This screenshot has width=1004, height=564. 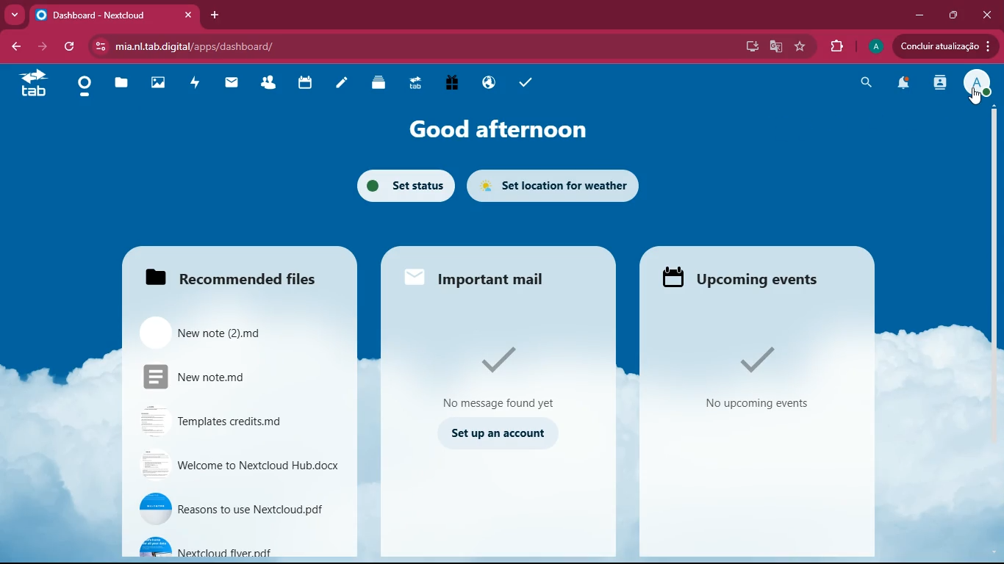 What do you see at coordinates (234, 547) in the screenshot?
I see `Nextcloud flyer.pdf` at bounding box center [234, 547].